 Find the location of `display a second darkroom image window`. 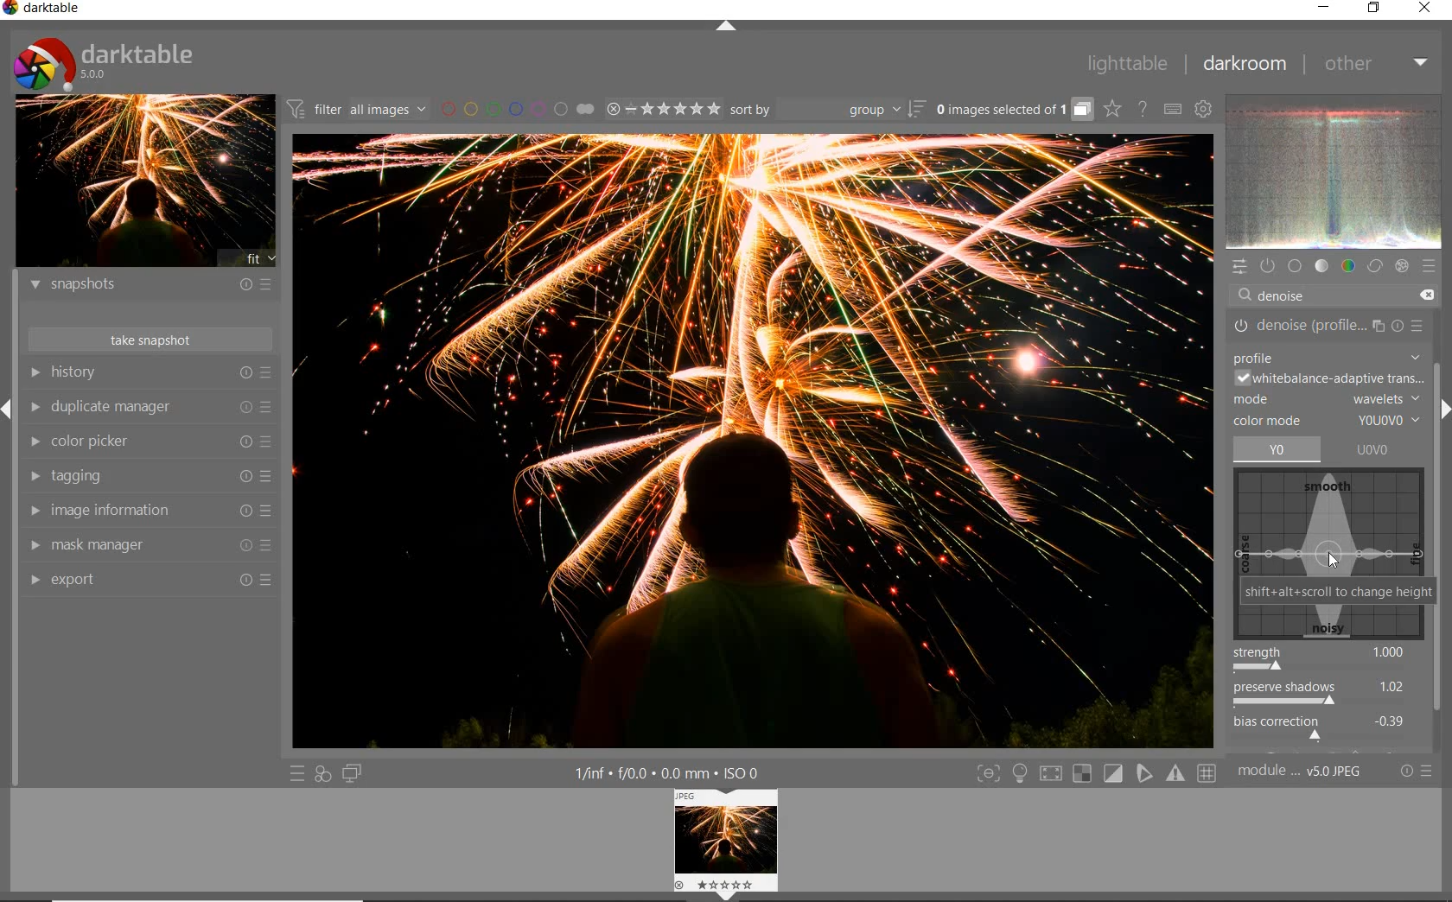

display a second darkroom image window is located at coordinates (354, 774).